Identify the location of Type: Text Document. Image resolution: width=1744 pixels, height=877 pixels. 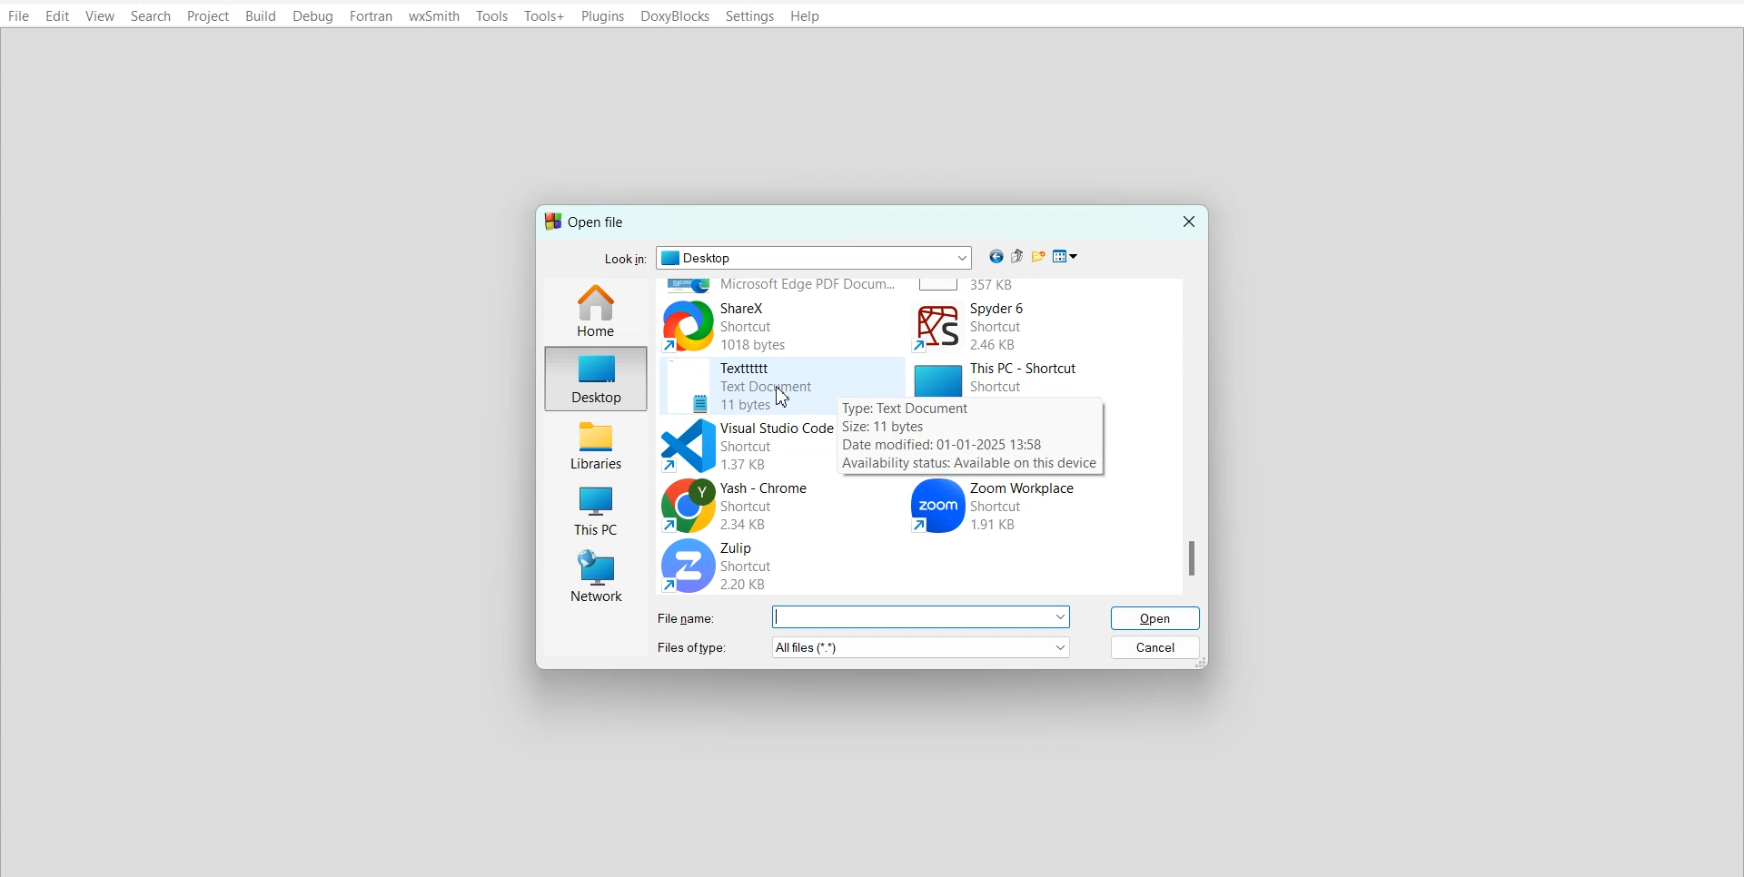
(910, 408).